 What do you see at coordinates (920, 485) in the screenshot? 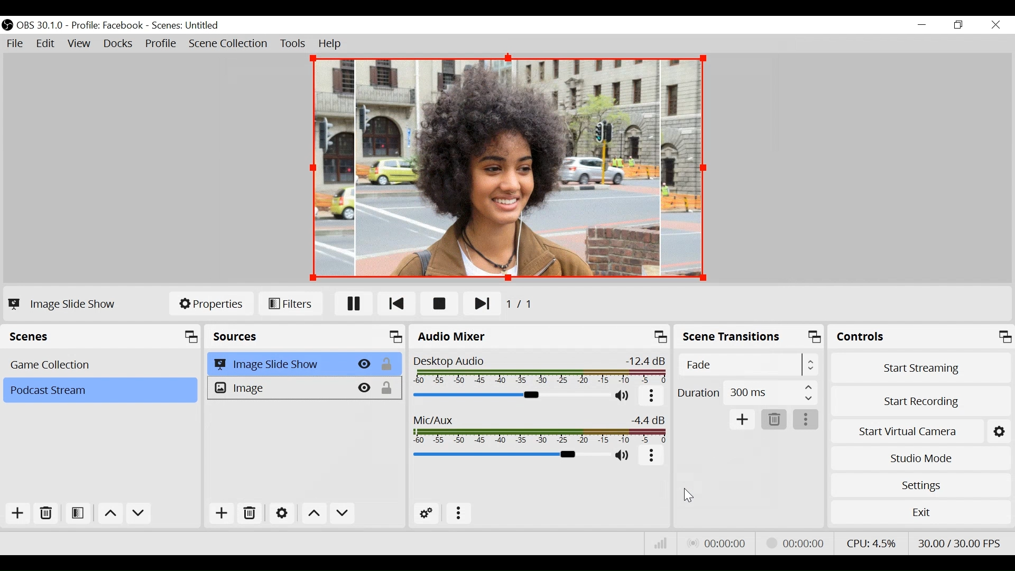
I see `Settings` at bounding box center [920, 485].